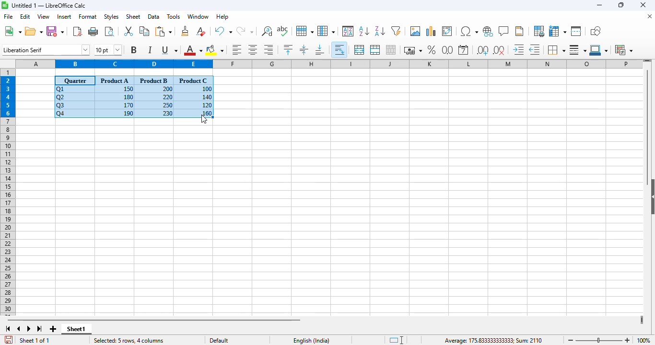  What do you see at coordinates (595, 31) in the screenshot?
I see `show draw functions` at bounding box center [595, 31].